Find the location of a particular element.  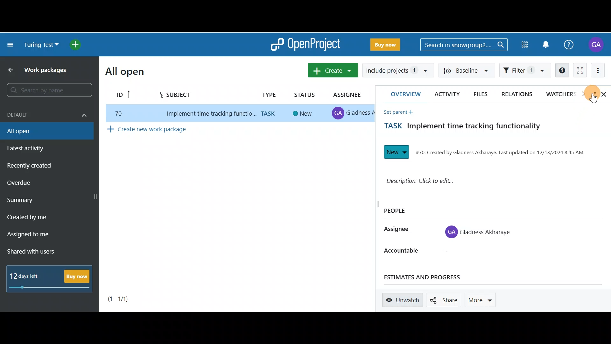

Description: Click to edit... is located at coordinates (494, 187).